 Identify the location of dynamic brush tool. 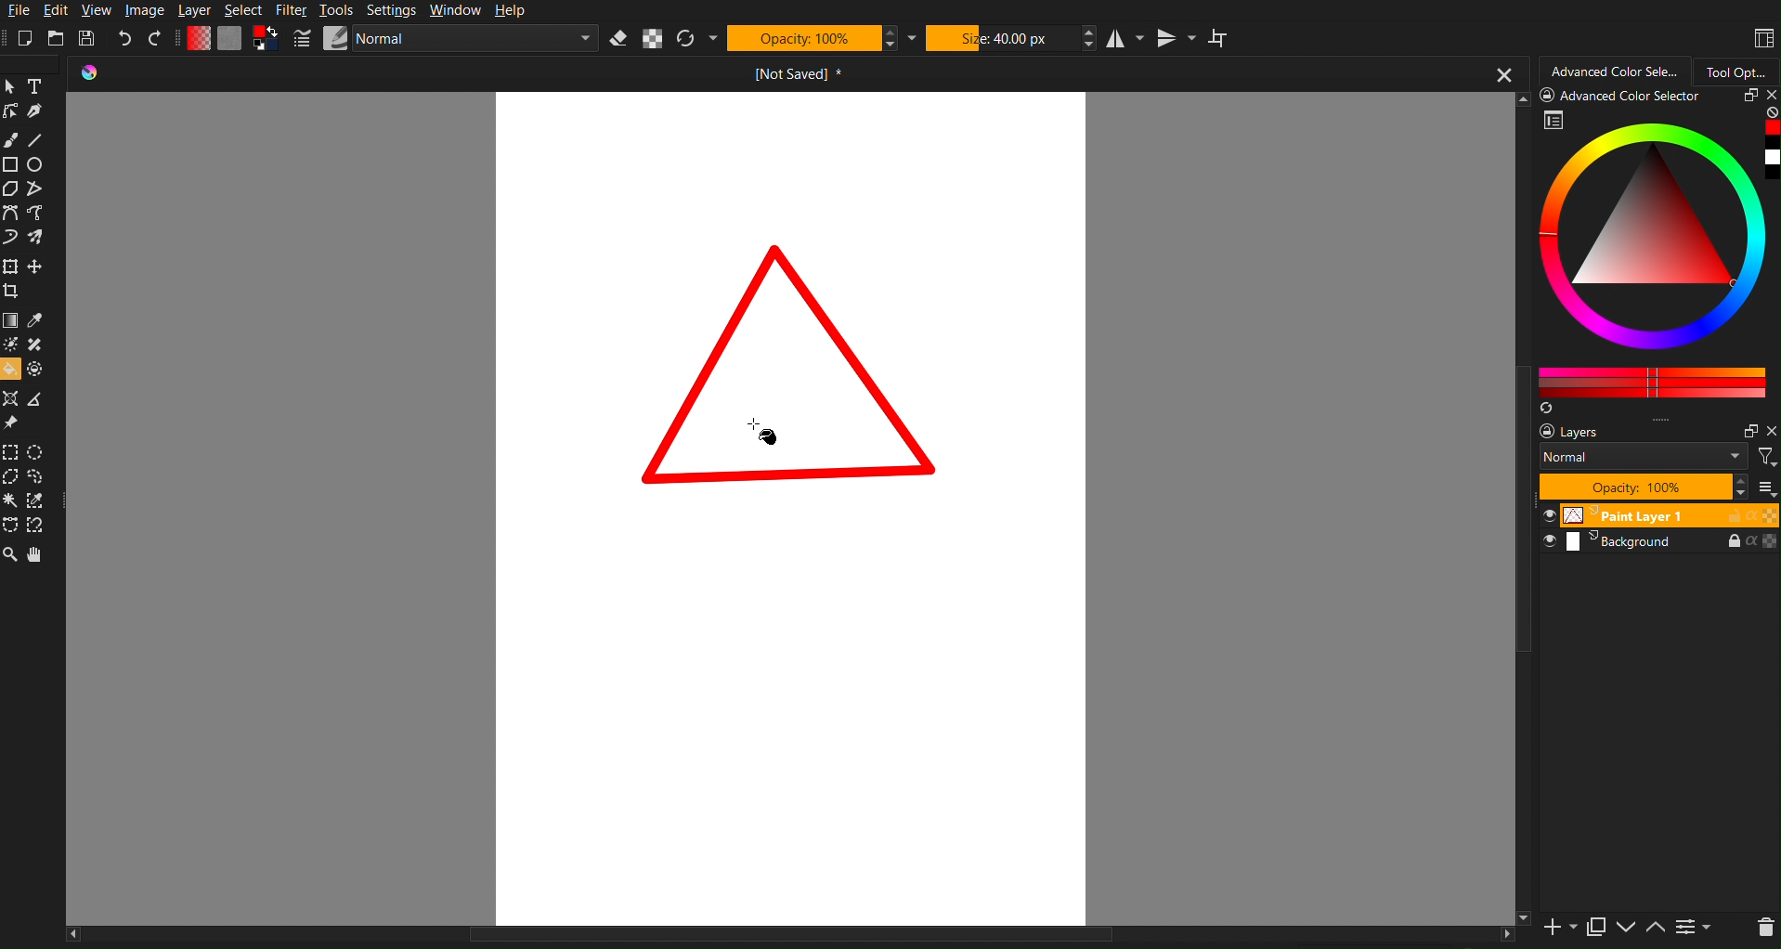
(11, 238).